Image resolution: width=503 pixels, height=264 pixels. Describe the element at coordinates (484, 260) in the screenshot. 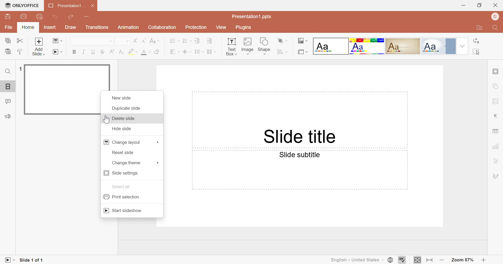

I see `Zoom in` at that location.